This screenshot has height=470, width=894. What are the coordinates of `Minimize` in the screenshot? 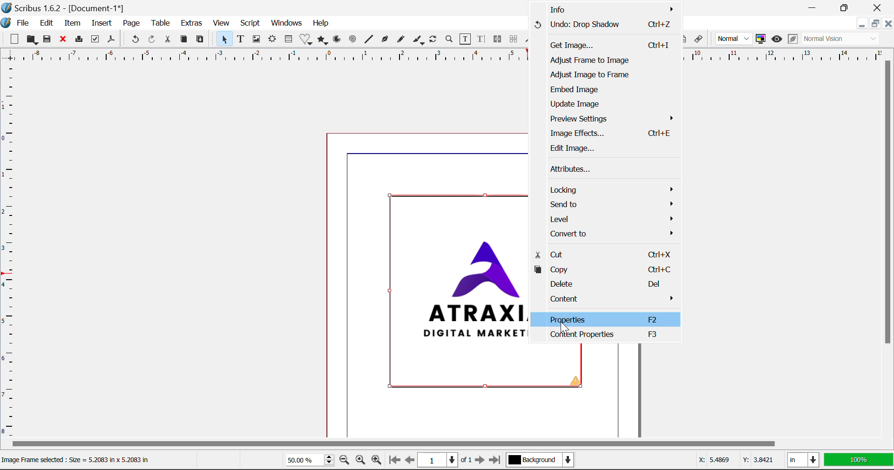 It's located at (875, 23).